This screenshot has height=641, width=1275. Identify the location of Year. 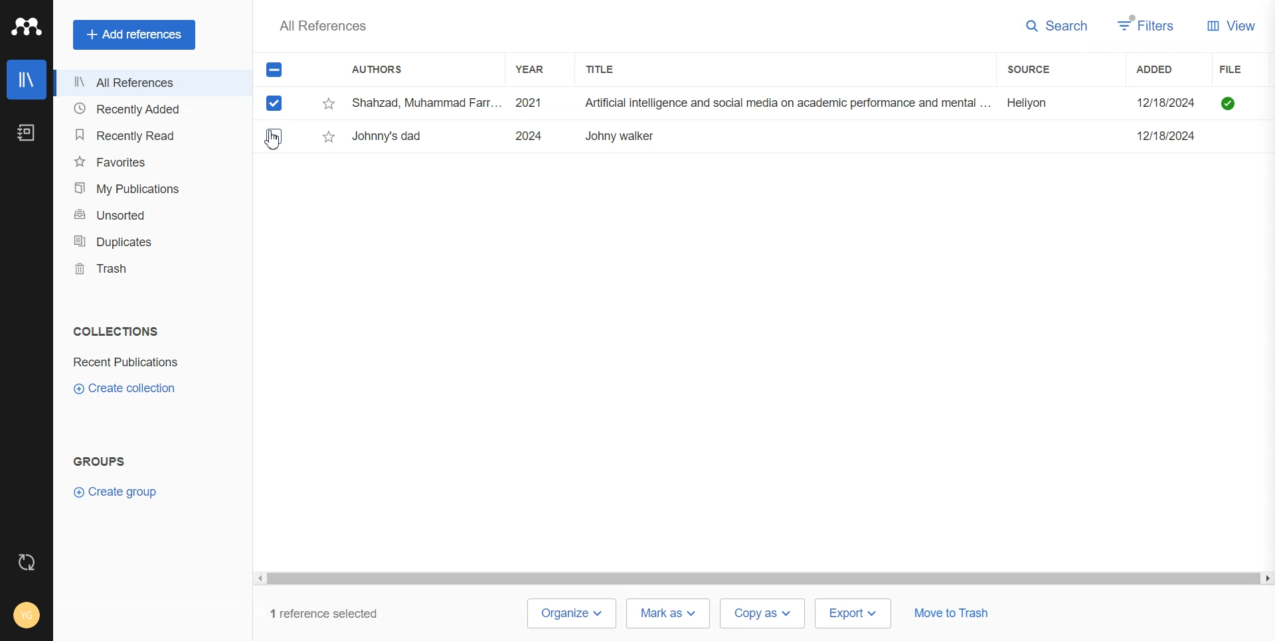
(536, 69).